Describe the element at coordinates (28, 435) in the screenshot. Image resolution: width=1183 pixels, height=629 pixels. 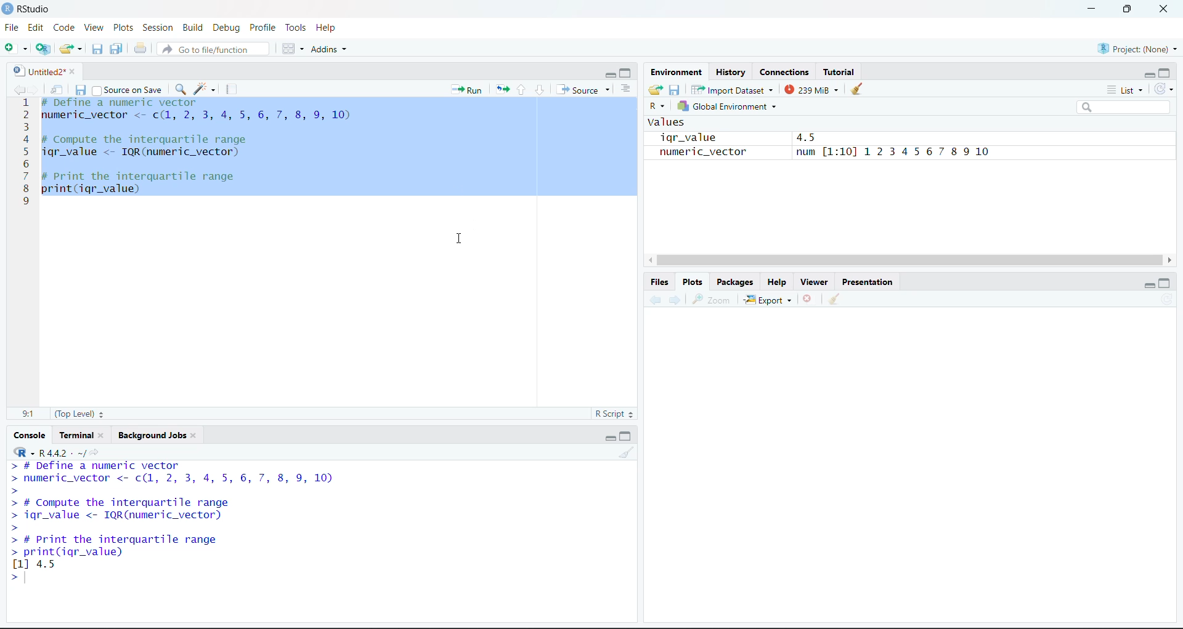
I see `Console` at that location.